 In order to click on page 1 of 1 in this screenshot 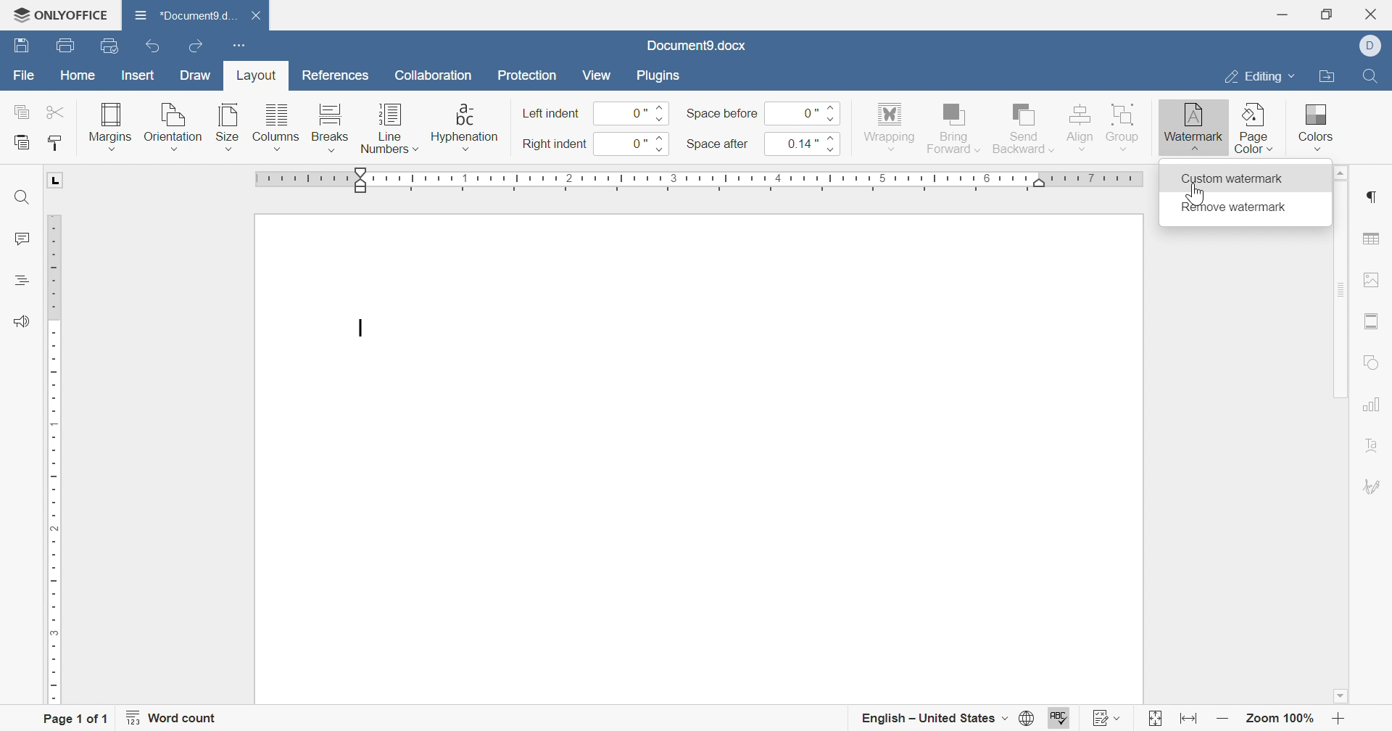, I will do `click(75, 720)`.